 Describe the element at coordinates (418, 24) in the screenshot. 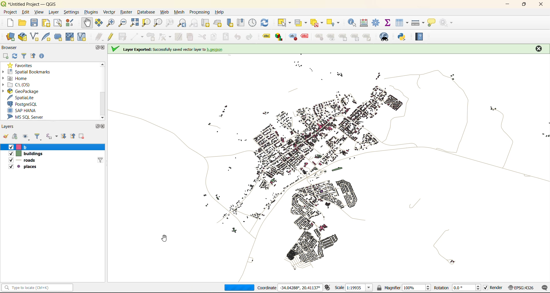

I see `measure line` at that location.